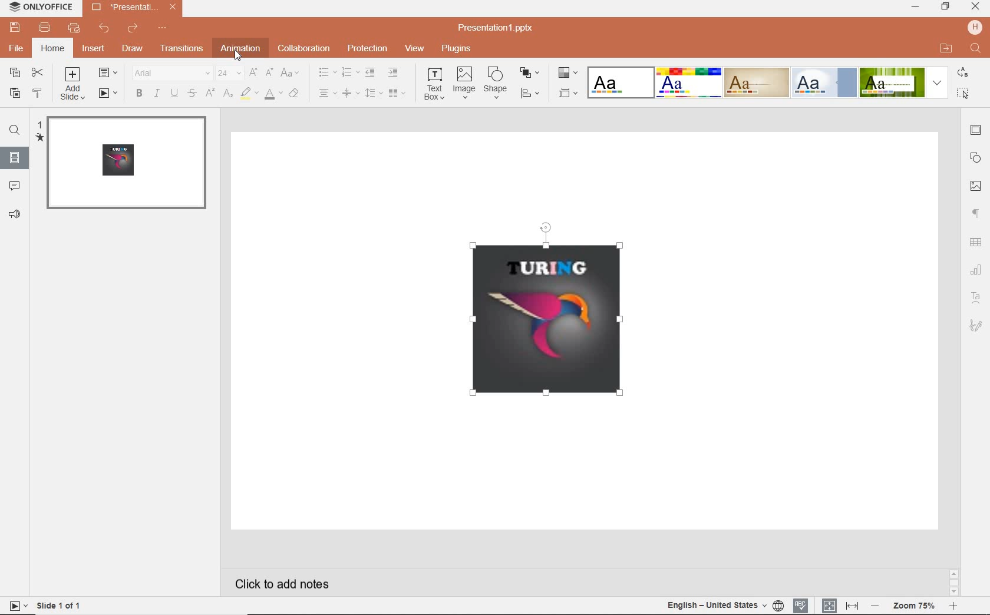 The height and width of the screenshot is (615, 990). What do you see at coordinates (14, 160) in the screenshot?
I see `slides` at bounding box center [14, 160].